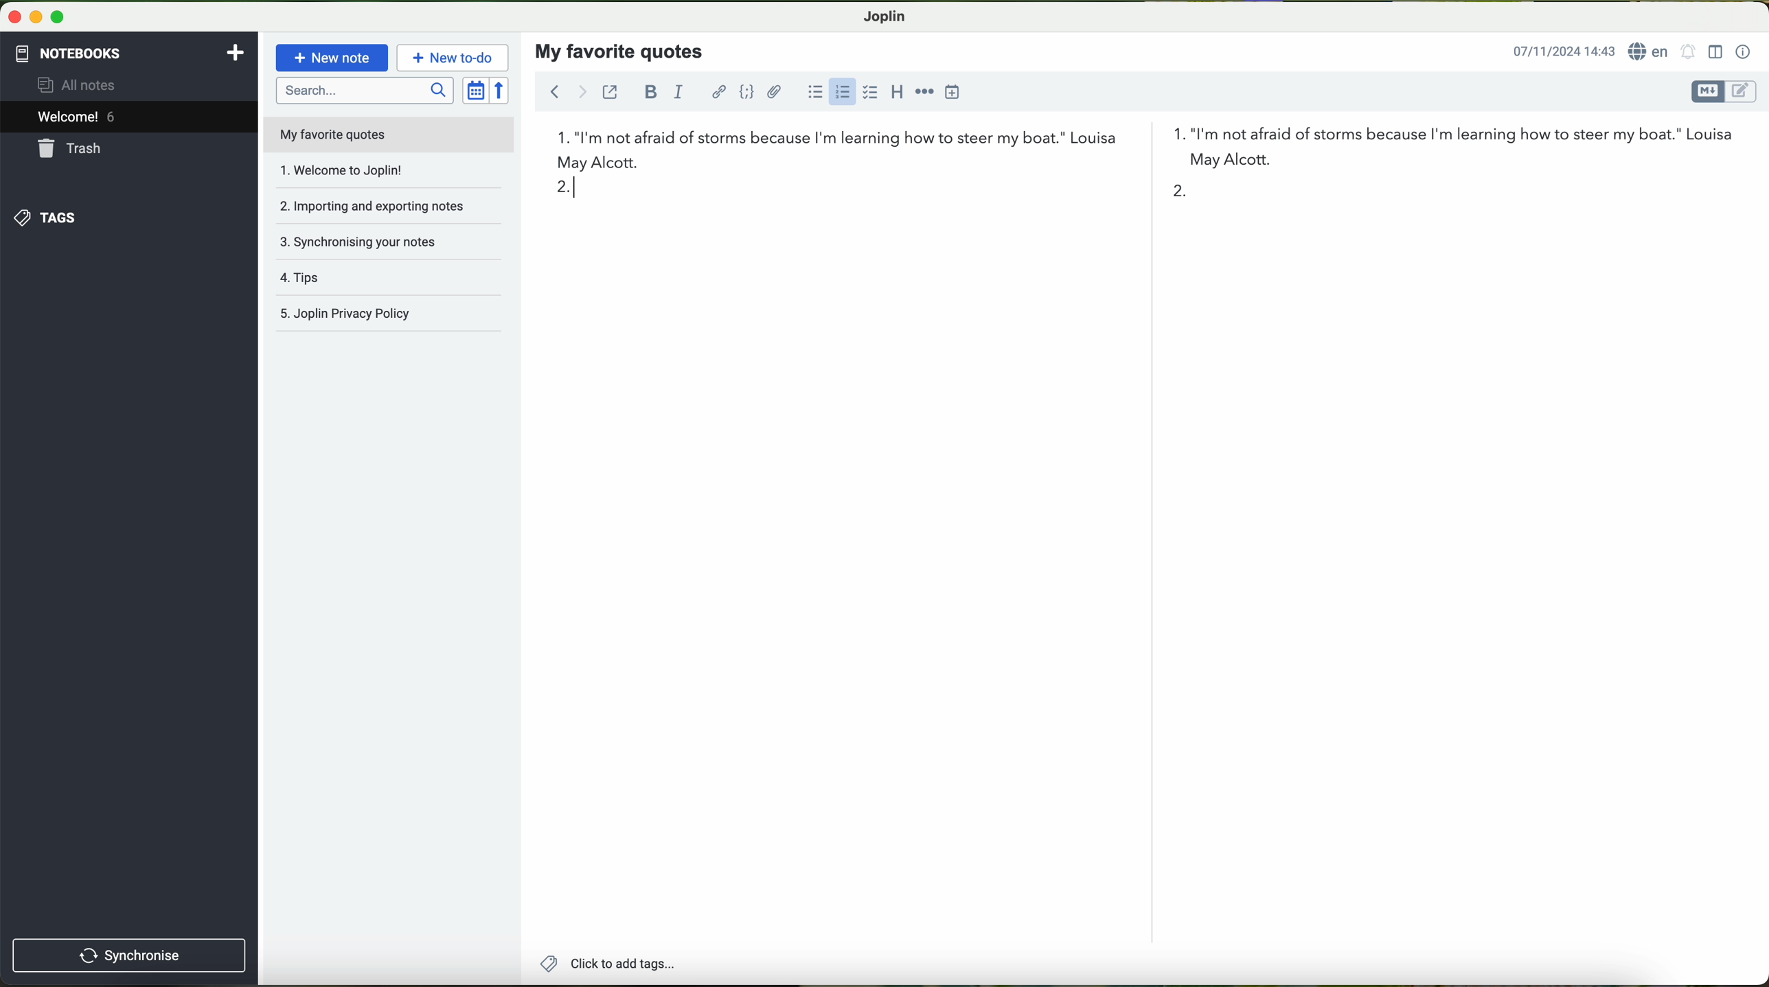  Describe the element at coordinates (607, 966) in the screenshot. I see `add tags` at that location.